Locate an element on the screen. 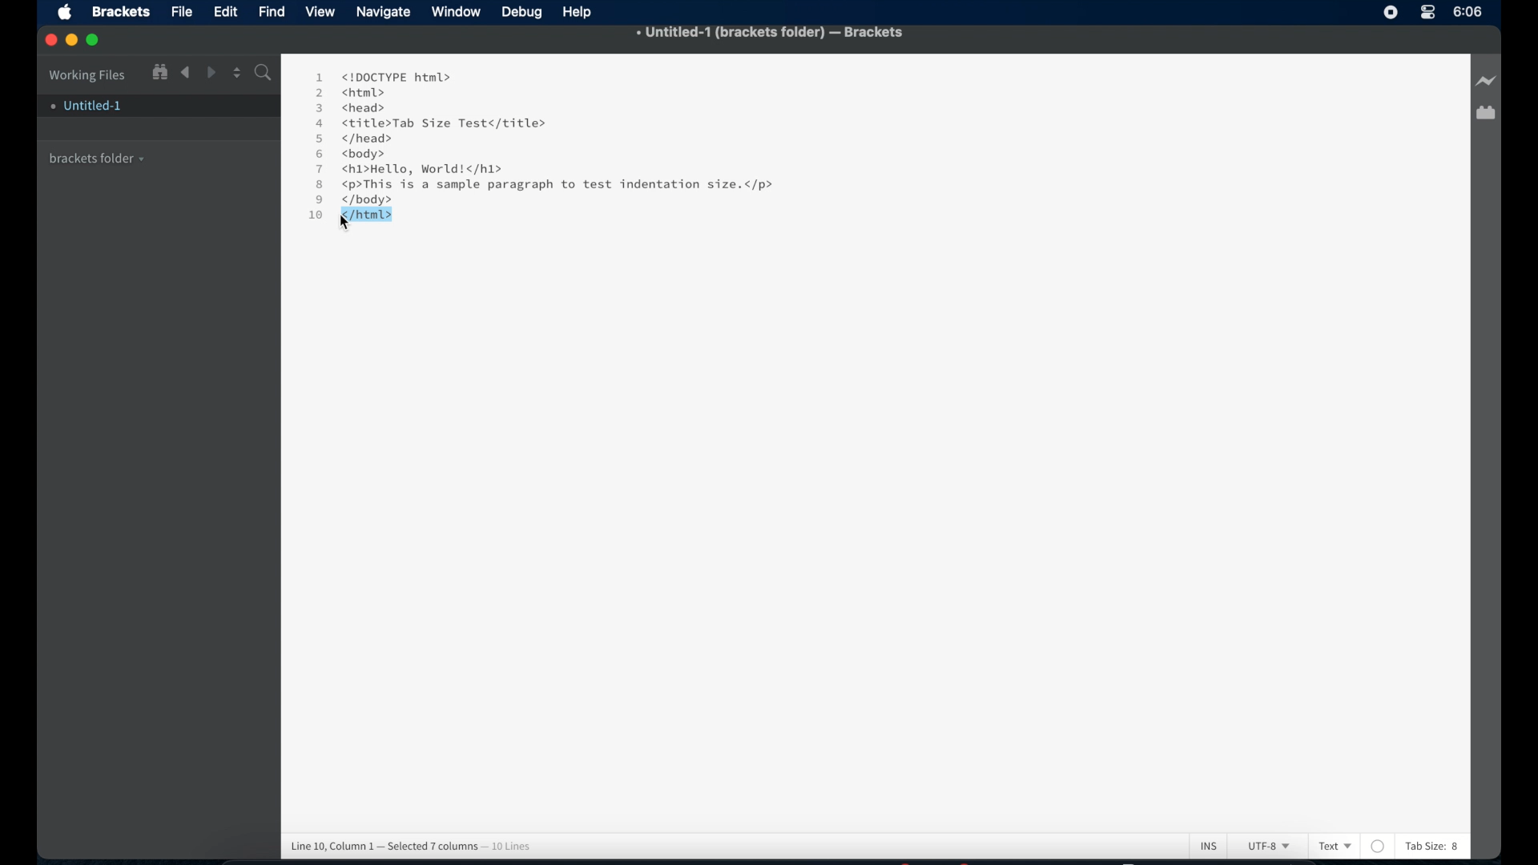  File is located at coordinates (182, 13).